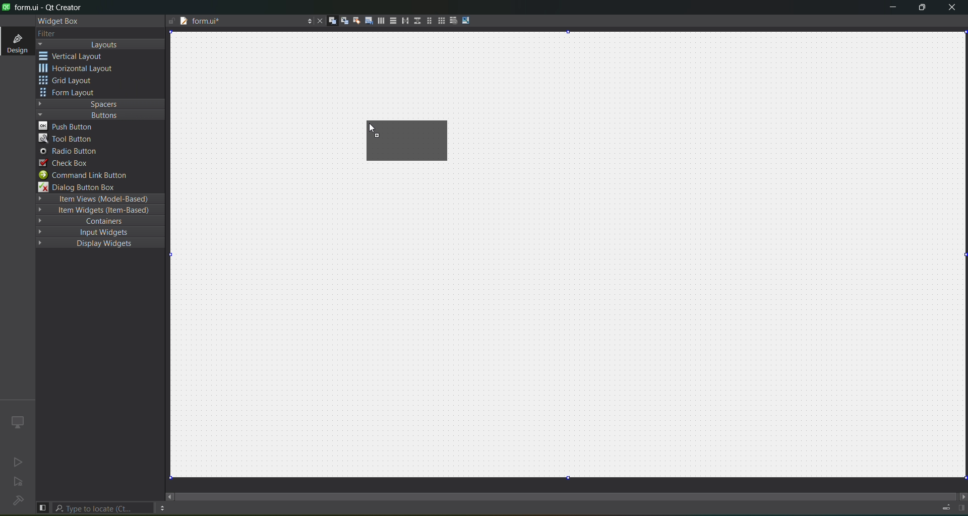  I want to click on tool button, so click(66, 139).